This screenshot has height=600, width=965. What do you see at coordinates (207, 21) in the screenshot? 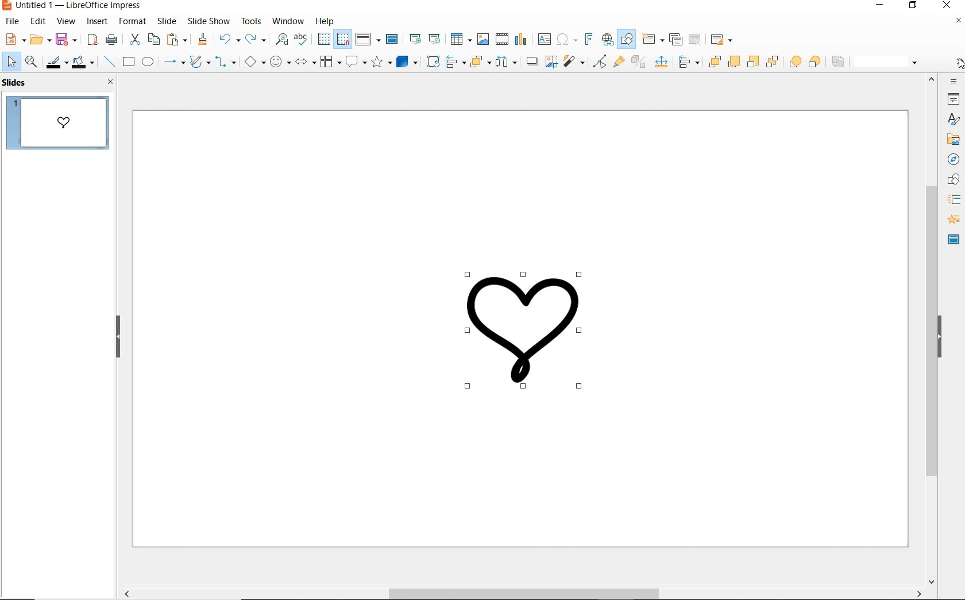
I see `slide show` at bounding box center [207, 21].